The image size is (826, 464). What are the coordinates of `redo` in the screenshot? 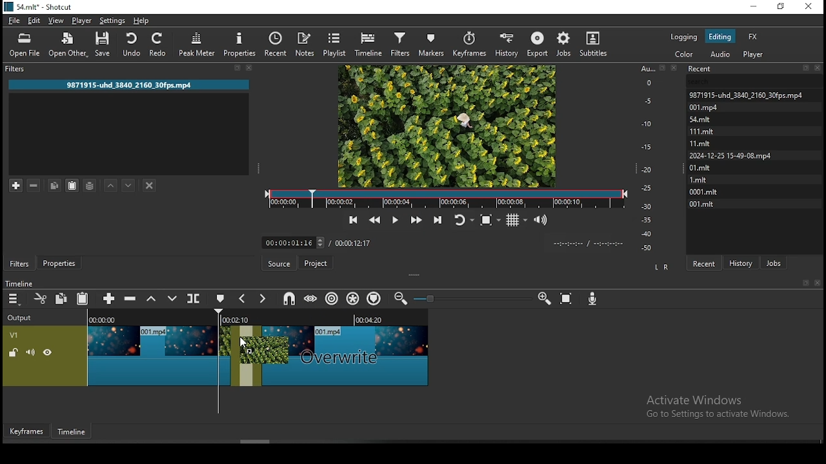 It's located at (158, 44).